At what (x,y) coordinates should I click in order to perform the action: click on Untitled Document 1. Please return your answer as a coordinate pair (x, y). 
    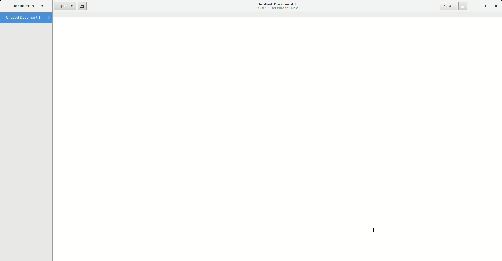
    Looking at the image, I should click on (277, 6).